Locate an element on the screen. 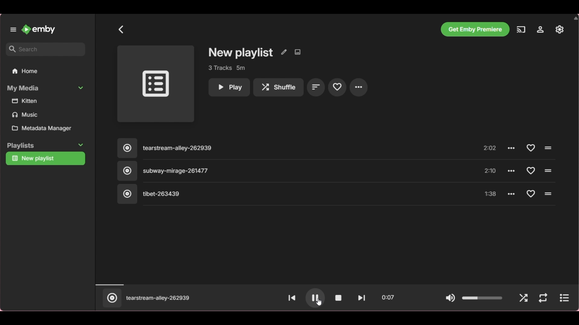 This screenshot has width=579, height=325. Playlist details is located at coordinates (226, 68).